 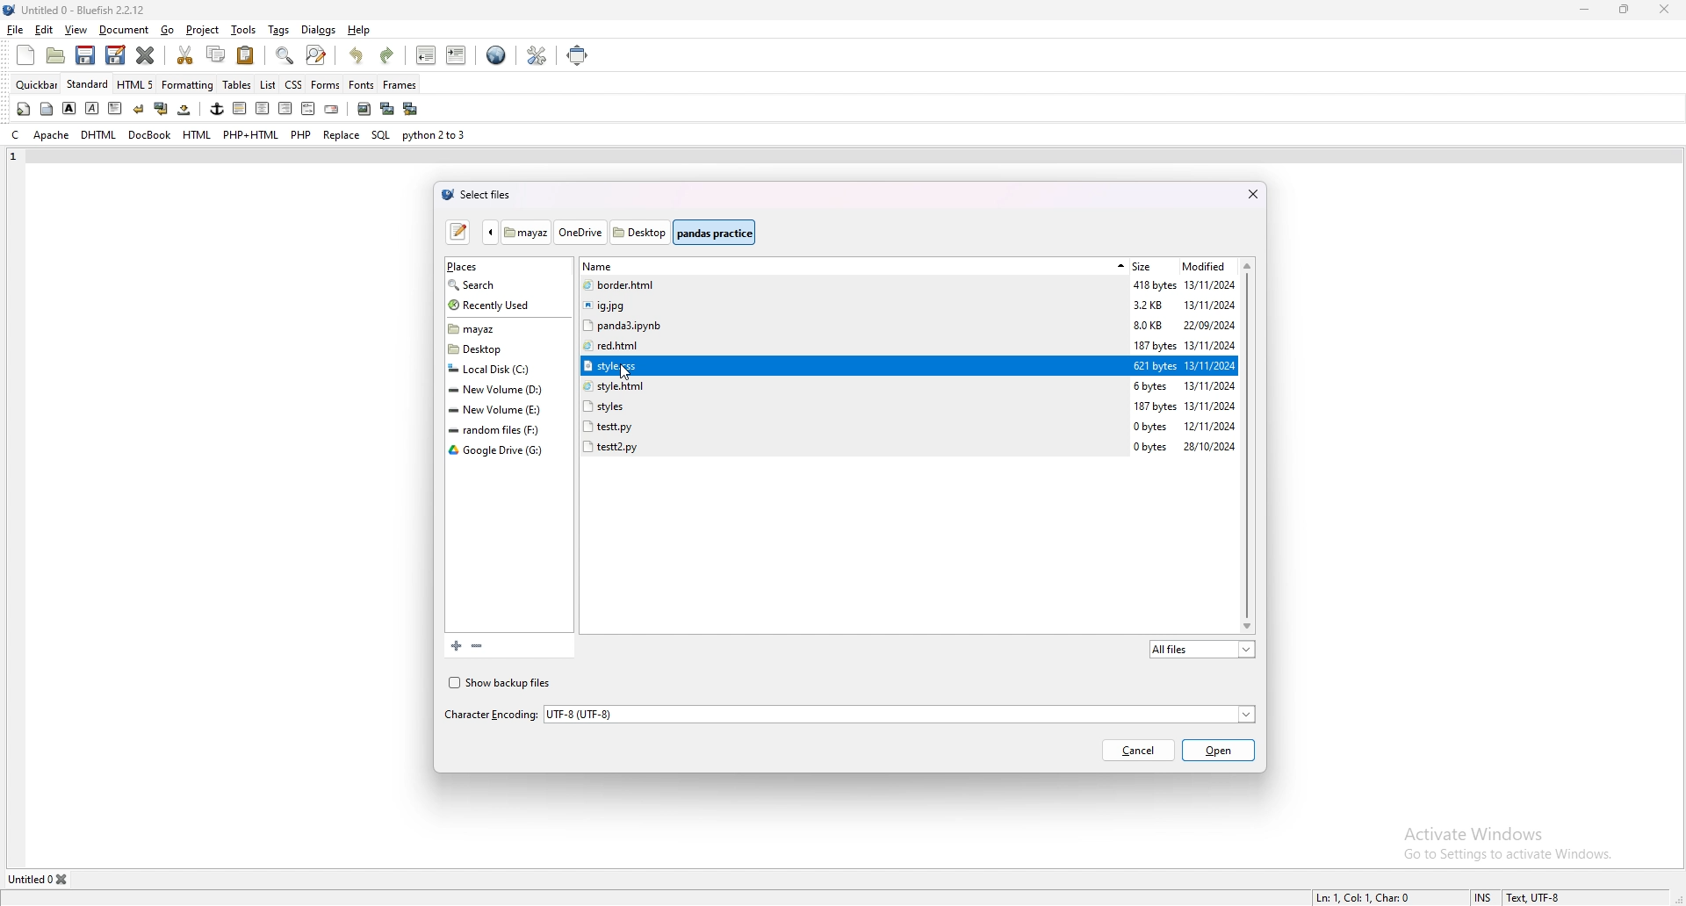 What do you see at coordinates (286, 109) in the screenshot?
I see `right justify` at bounding box center [286, 109].